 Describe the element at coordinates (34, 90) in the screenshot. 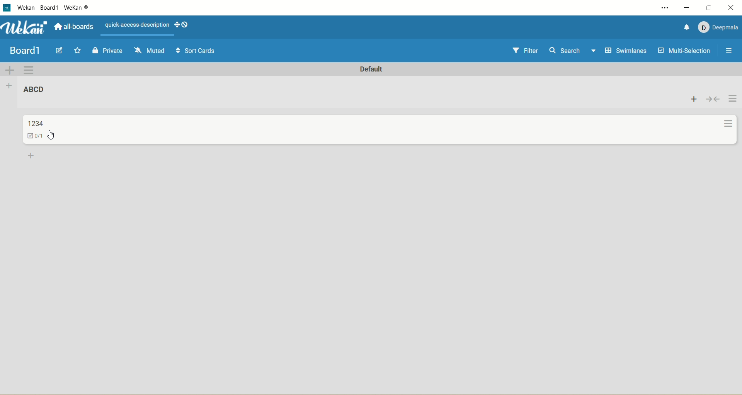

I see `title` at that location.